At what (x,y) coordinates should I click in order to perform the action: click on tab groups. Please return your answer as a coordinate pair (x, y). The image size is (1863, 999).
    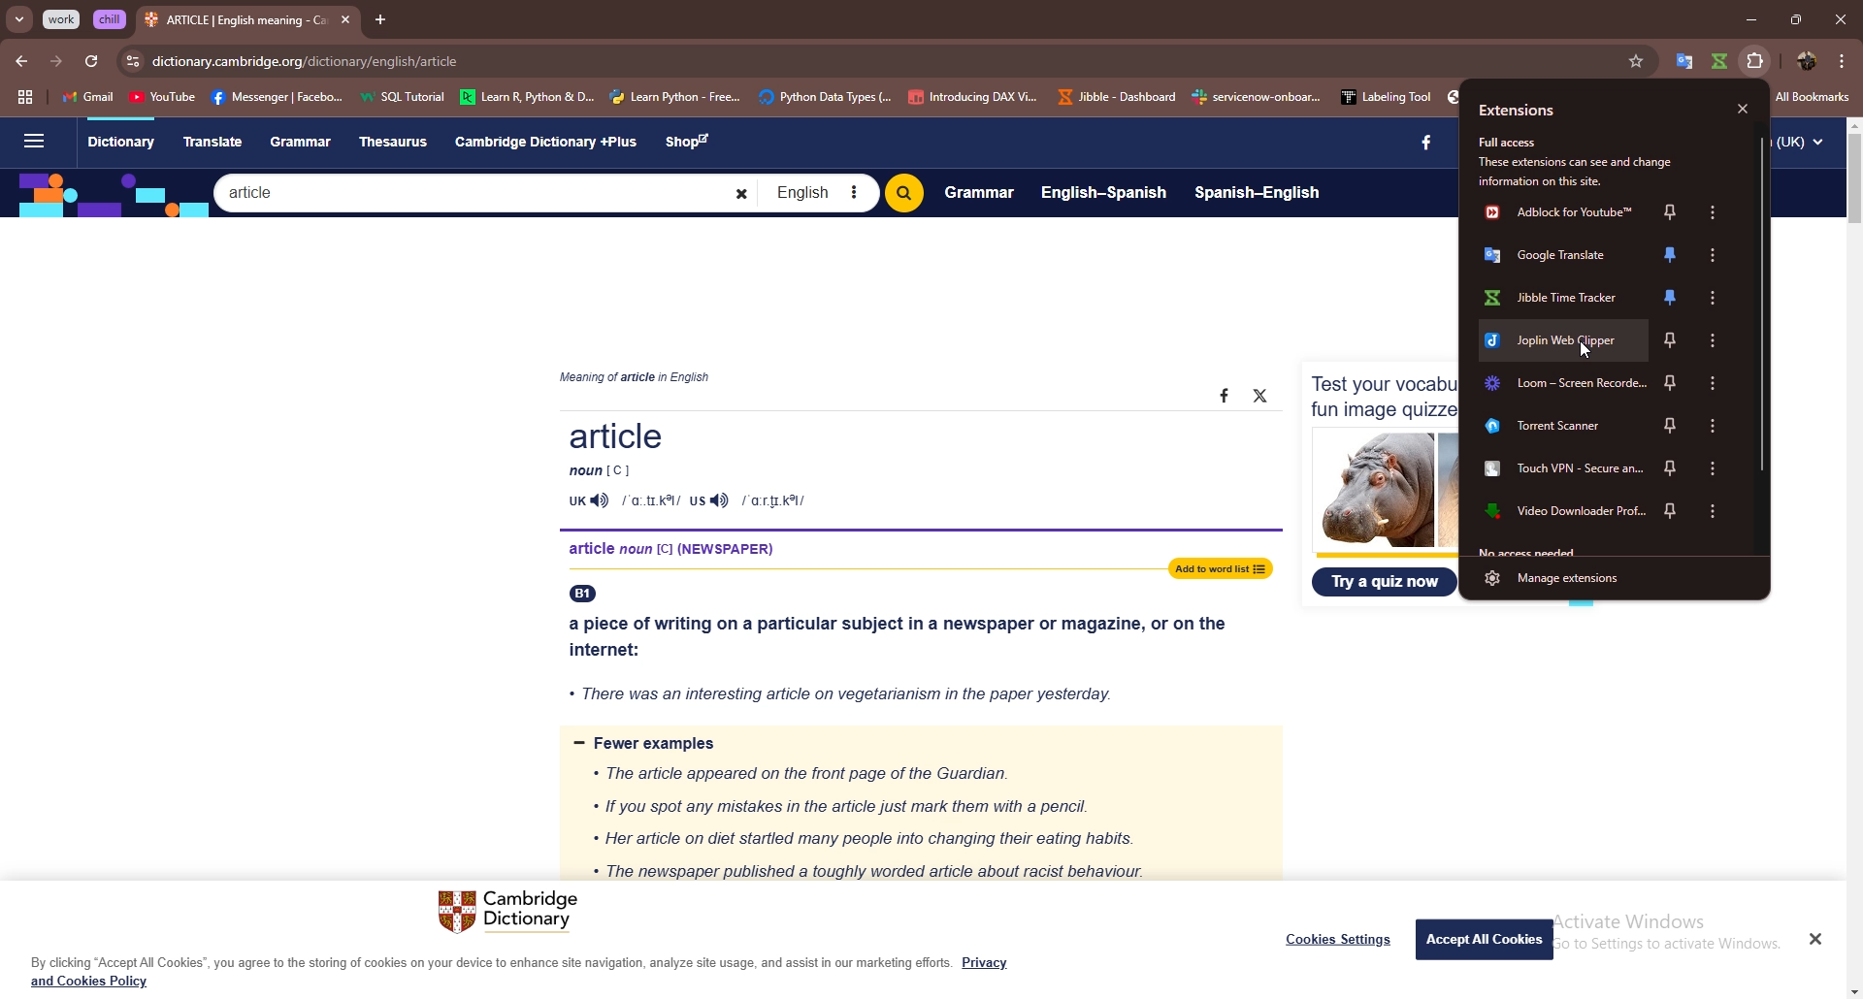
    Looking at the image, I should click on (25, 98).